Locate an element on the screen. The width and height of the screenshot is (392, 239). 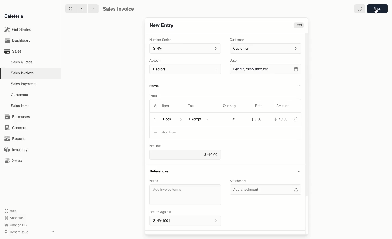
cursor is located at coordinates (375, 13).